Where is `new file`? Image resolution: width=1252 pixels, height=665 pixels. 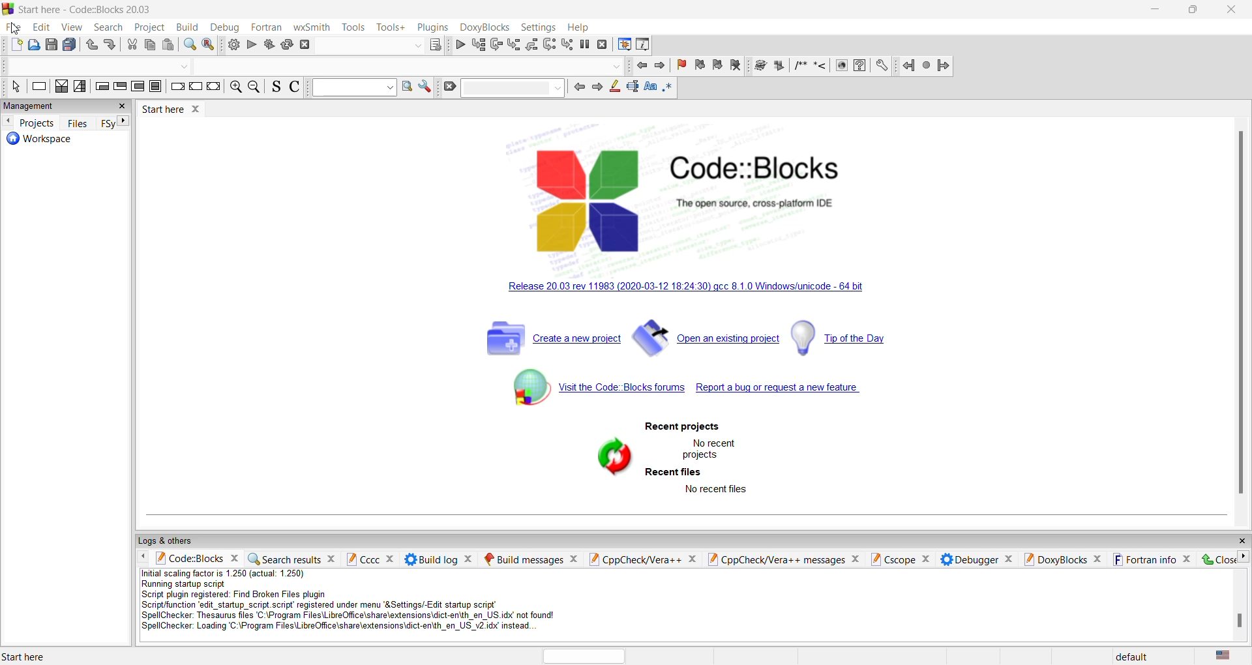 new file is located at coordinates (15, 46).